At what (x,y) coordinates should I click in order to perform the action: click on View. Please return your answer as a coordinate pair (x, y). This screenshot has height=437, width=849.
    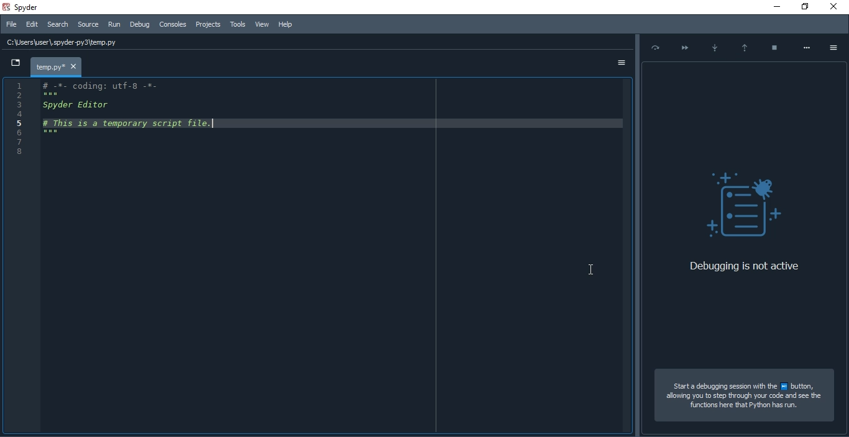
    Looking at the image, I should click on (262, 24).